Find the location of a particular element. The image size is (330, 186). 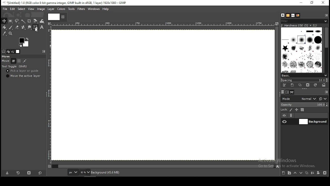

heal tool is located at coordinates (23, 28).